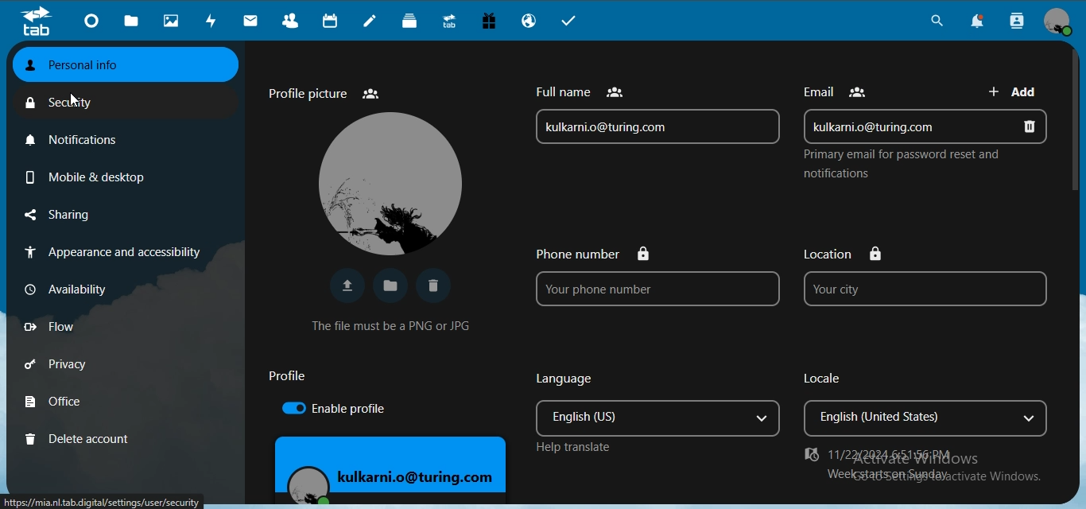 Image resolution: width=1086 pixels, height=509 pixels. Describe the element at coordinates (80, 101) in the screenshot. I see `cursor` at that location.